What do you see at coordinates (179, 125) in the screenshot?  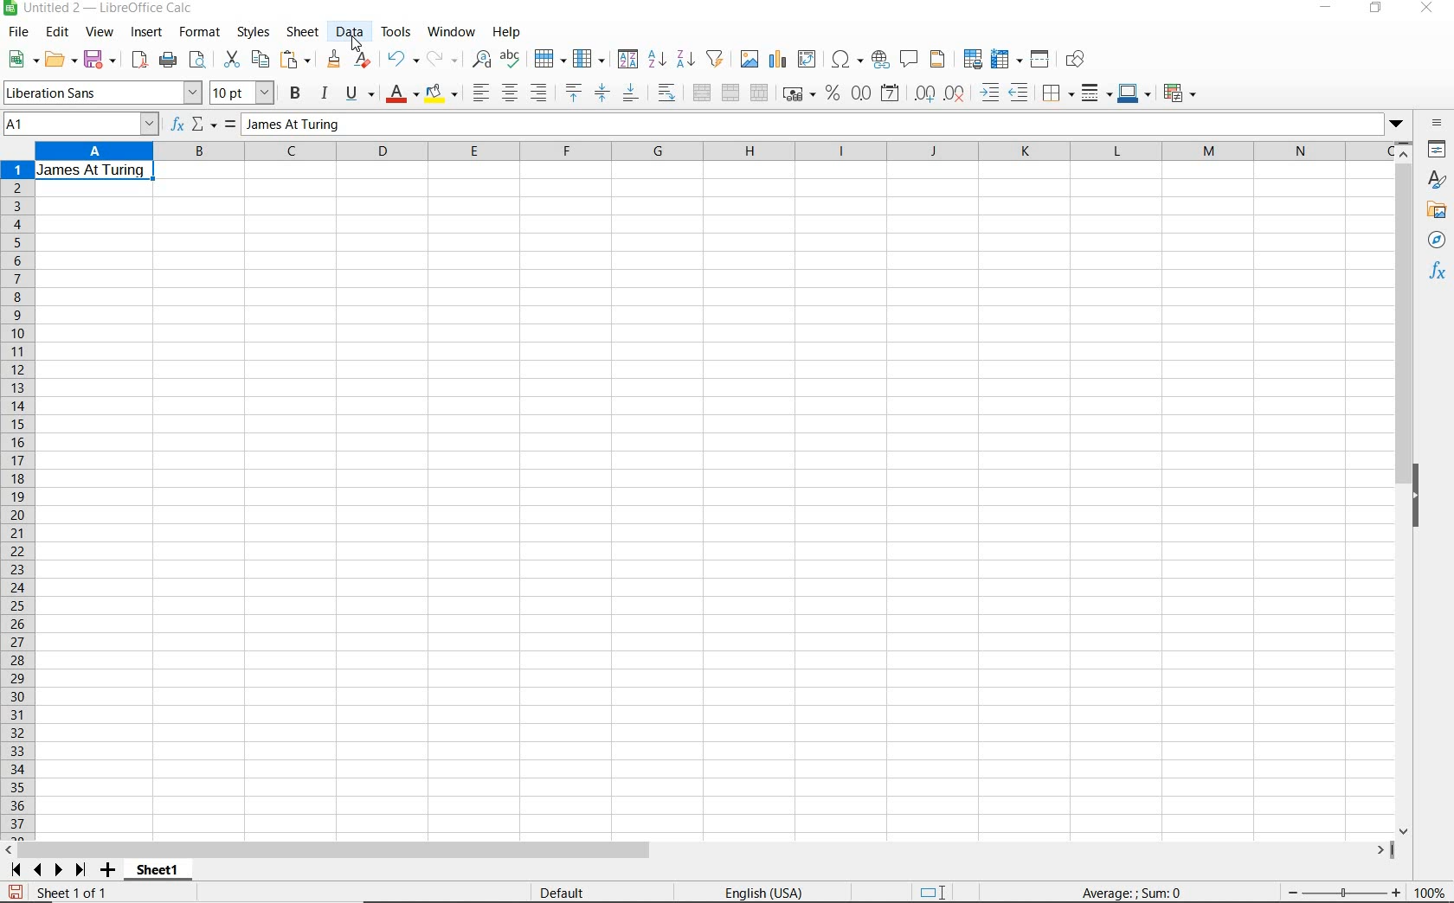 I see `function wizard` at bounding box center [179, 125].